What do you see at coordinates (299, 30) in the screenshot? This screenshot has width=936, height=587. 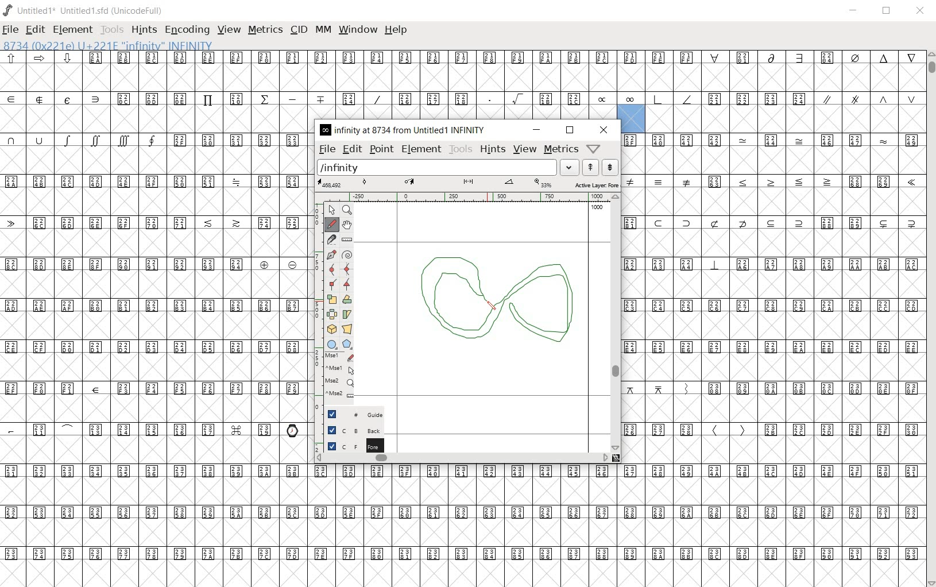 I see `cid` at bounding box center [299, 30].